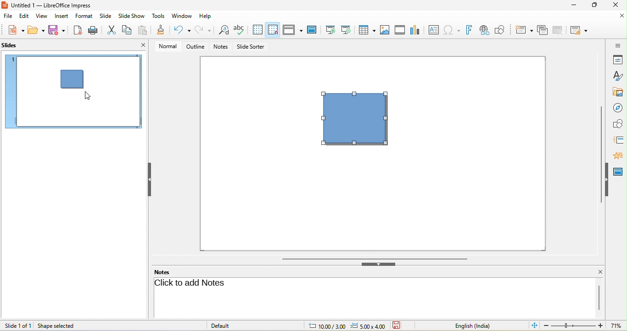  I want to click on delete slide, so click(558, 29).